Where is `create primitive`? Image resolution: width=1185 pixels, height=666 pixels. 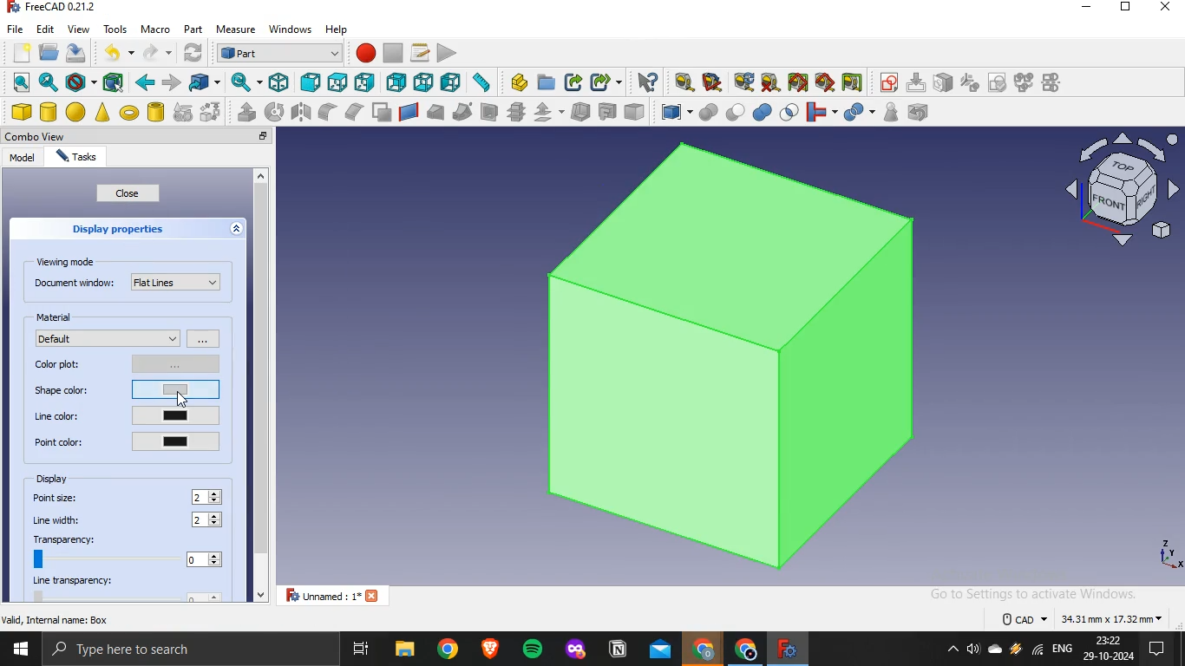
create primitive is located at coordinates (183, 112).